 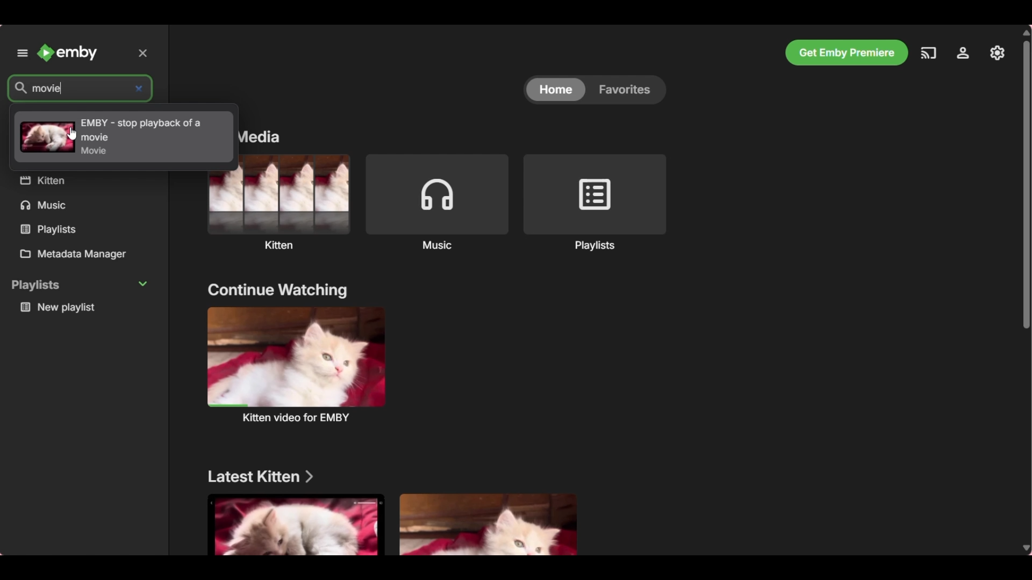 I want to click on New playlist, so click(x=84, y=307).